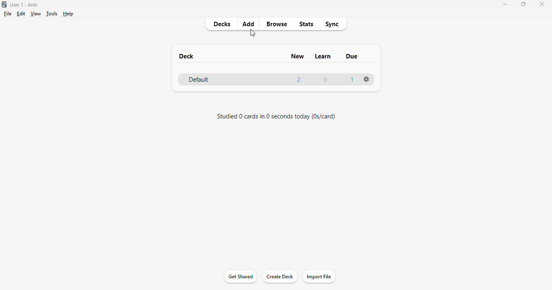  Describe the element at coordinates (542, 4) in the screenshot. I see `close` at that location.